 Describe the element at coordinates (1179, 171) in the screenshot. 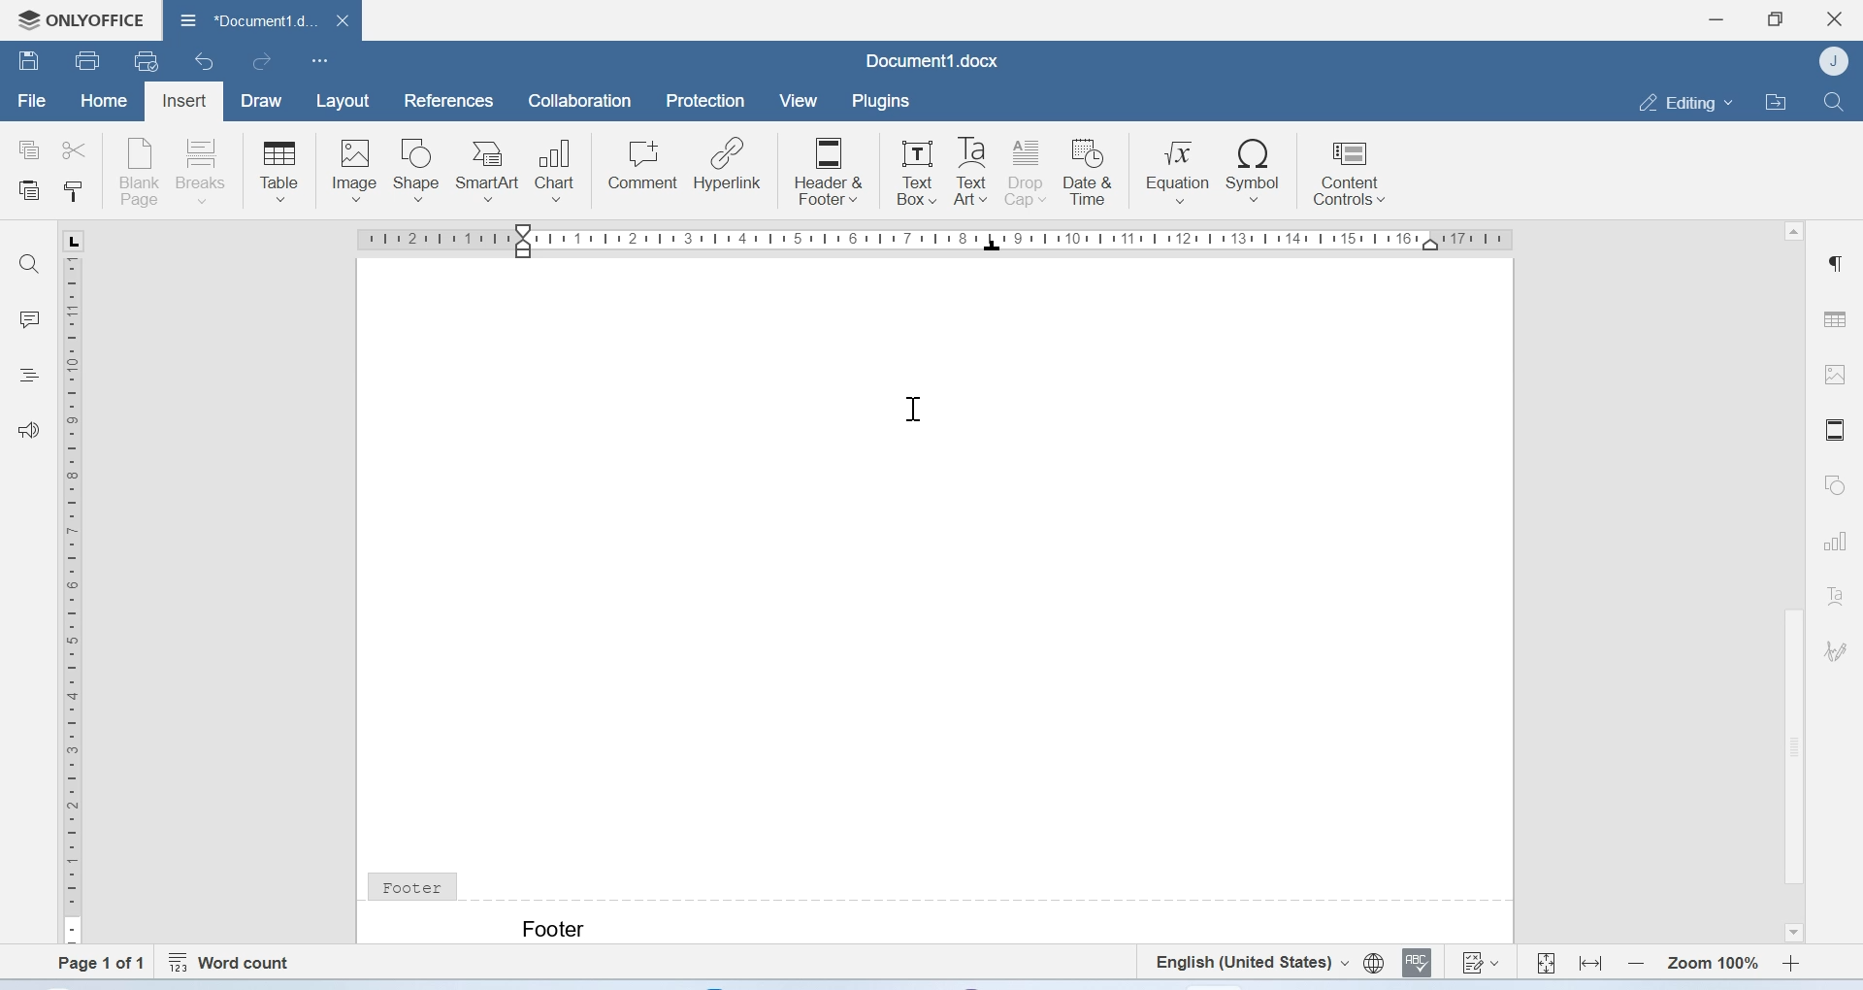

I see `Equation` at that location.